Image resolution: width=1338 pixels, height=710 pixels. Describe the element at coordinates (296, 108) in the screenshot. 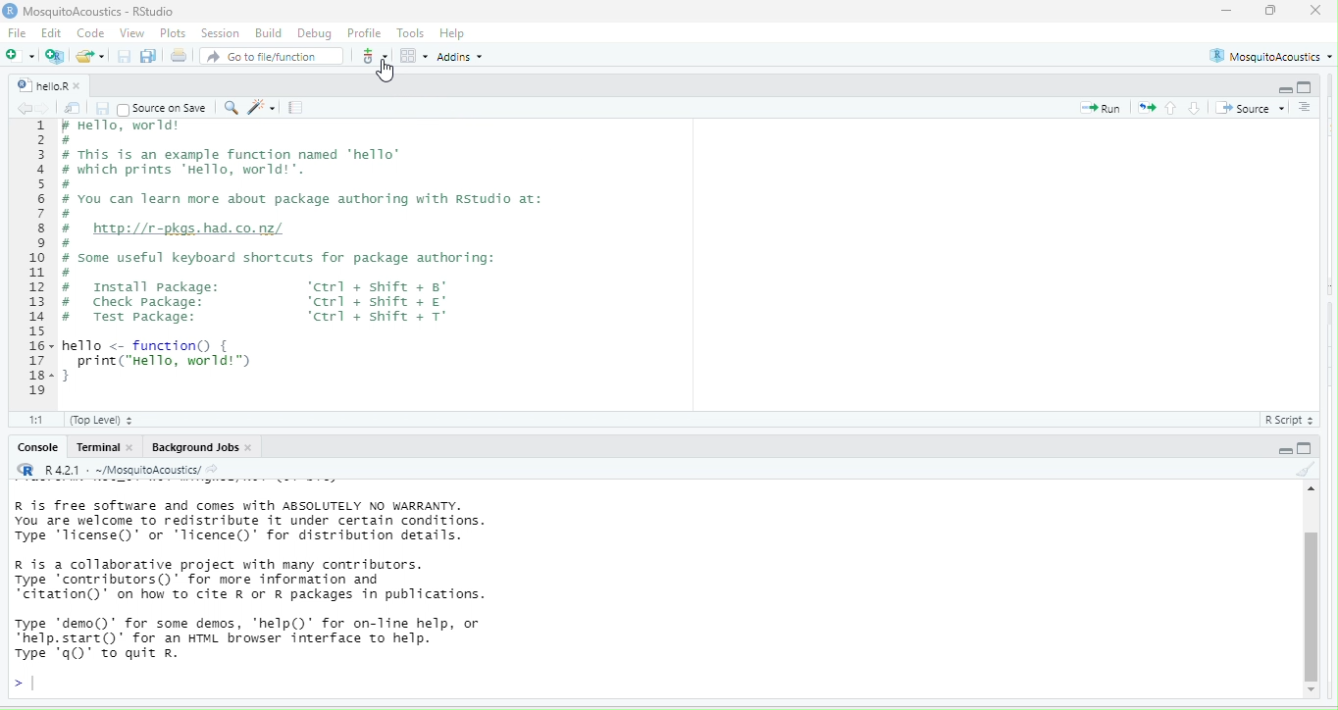

I see `compile report` at that location.